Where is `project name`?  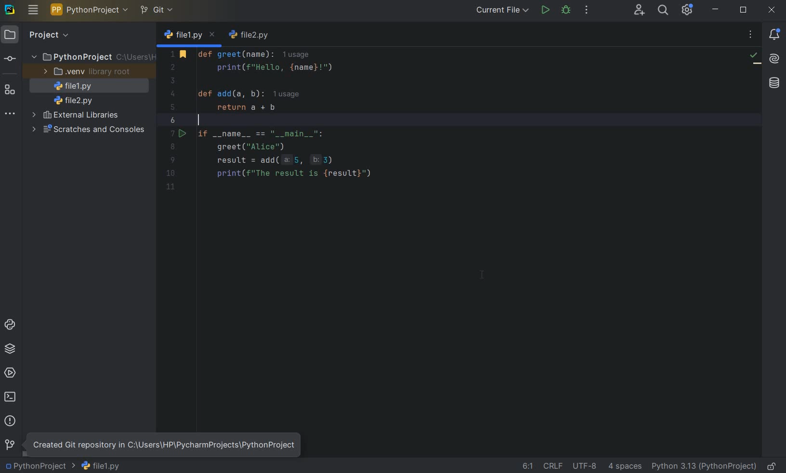 project name is located at coordinates (39, 467).